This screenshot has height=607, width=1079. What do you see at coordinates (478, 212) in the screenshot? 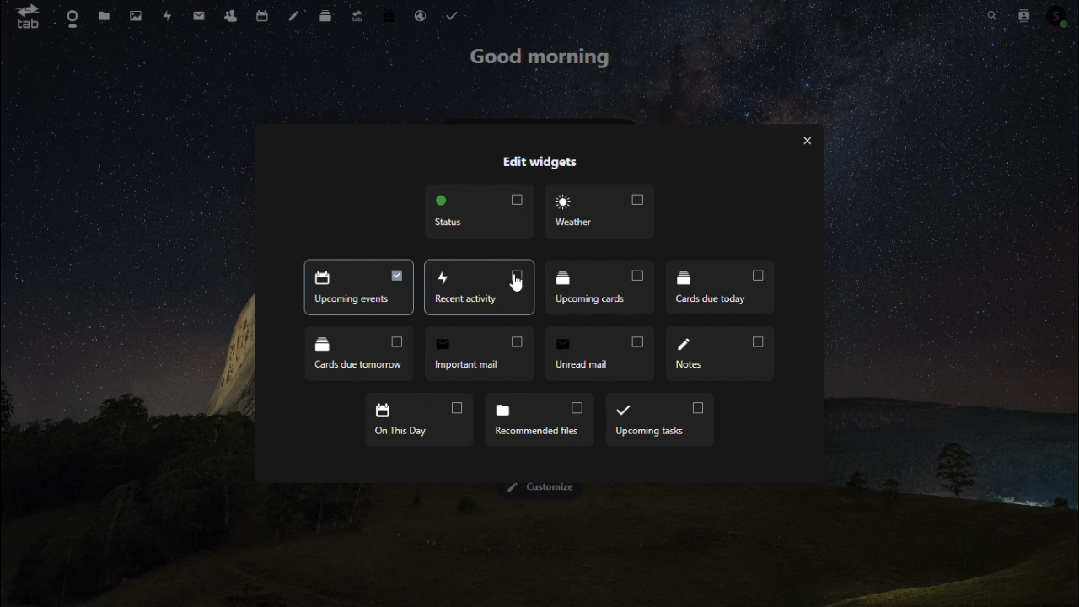
I see `Status` at bounding box center [478, 212].